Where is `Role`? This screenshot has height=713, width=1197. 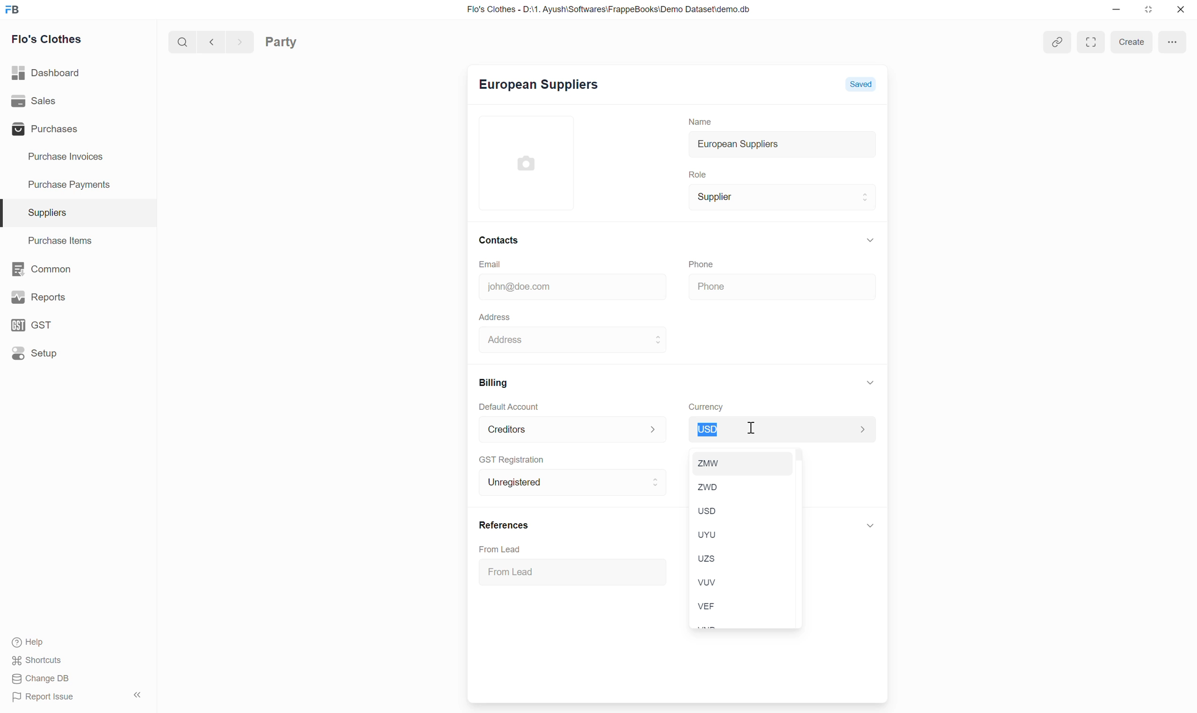 Role is located at coordinates (693, 173).